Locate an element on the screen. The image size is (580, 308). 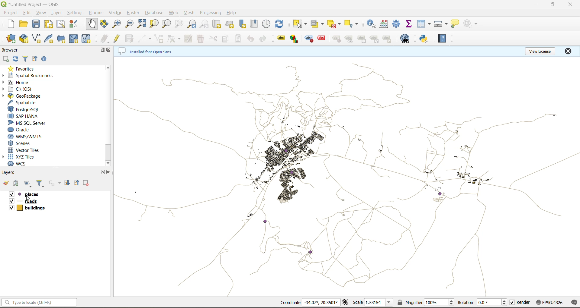
toggle edits is located at coordinates (118, 39).